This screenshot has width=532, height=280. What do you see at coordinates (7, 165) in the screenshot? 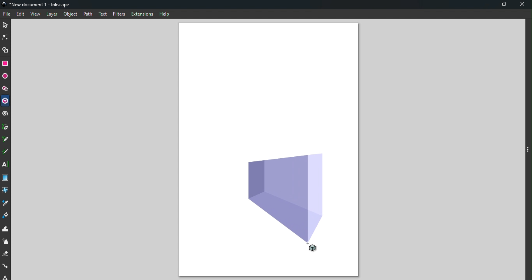
I see `Text tool` at bounding box center [7, 165].